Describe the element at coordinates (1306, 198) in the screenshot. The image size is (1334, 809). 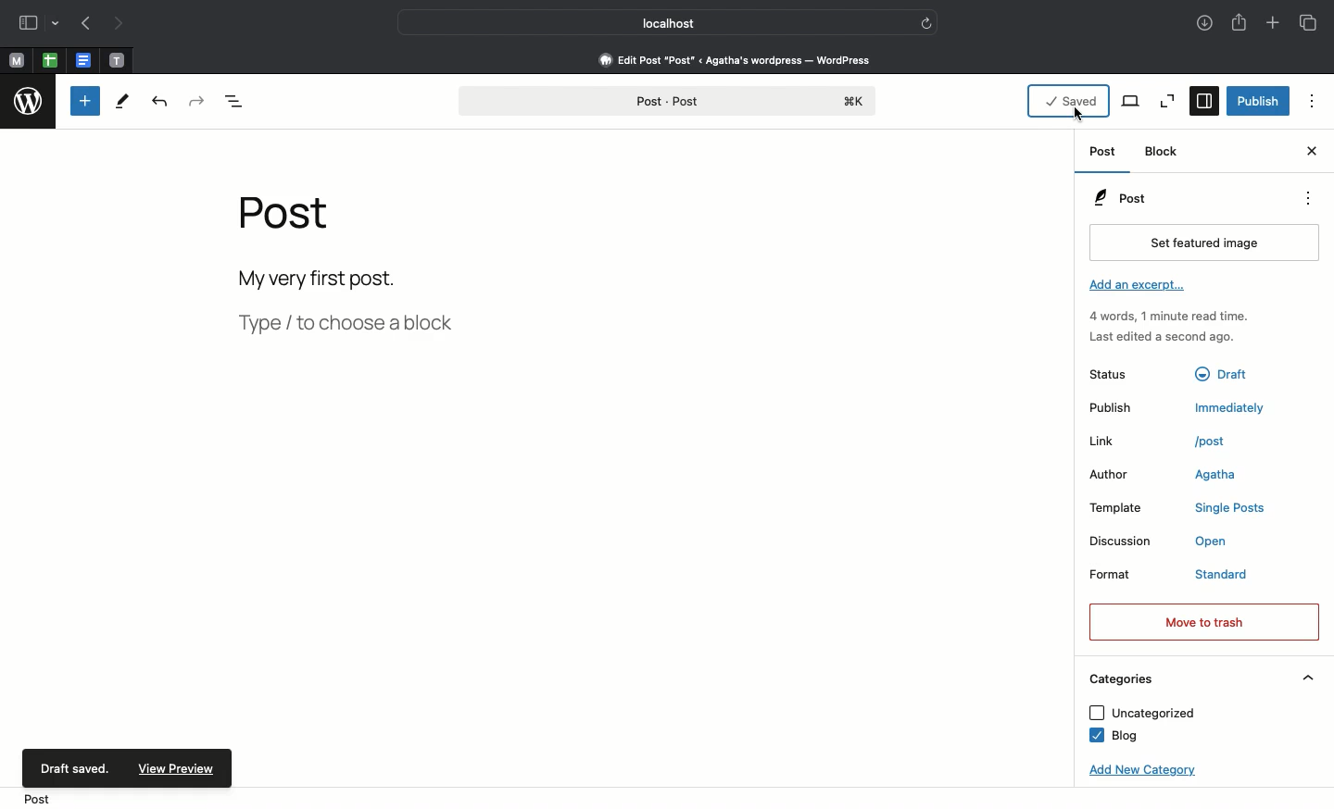
I see `Options` at that location.